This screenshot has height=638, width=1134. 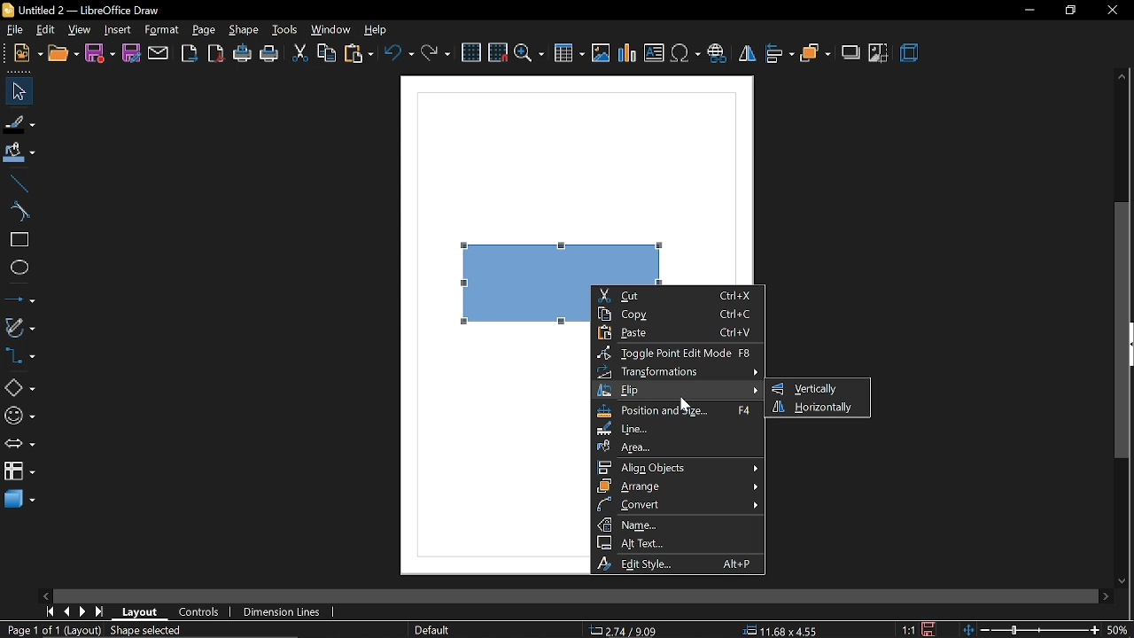 What do you see at coordinates (161, 29) in the screenshot?
I see `format` at bounding box center [161, 29].